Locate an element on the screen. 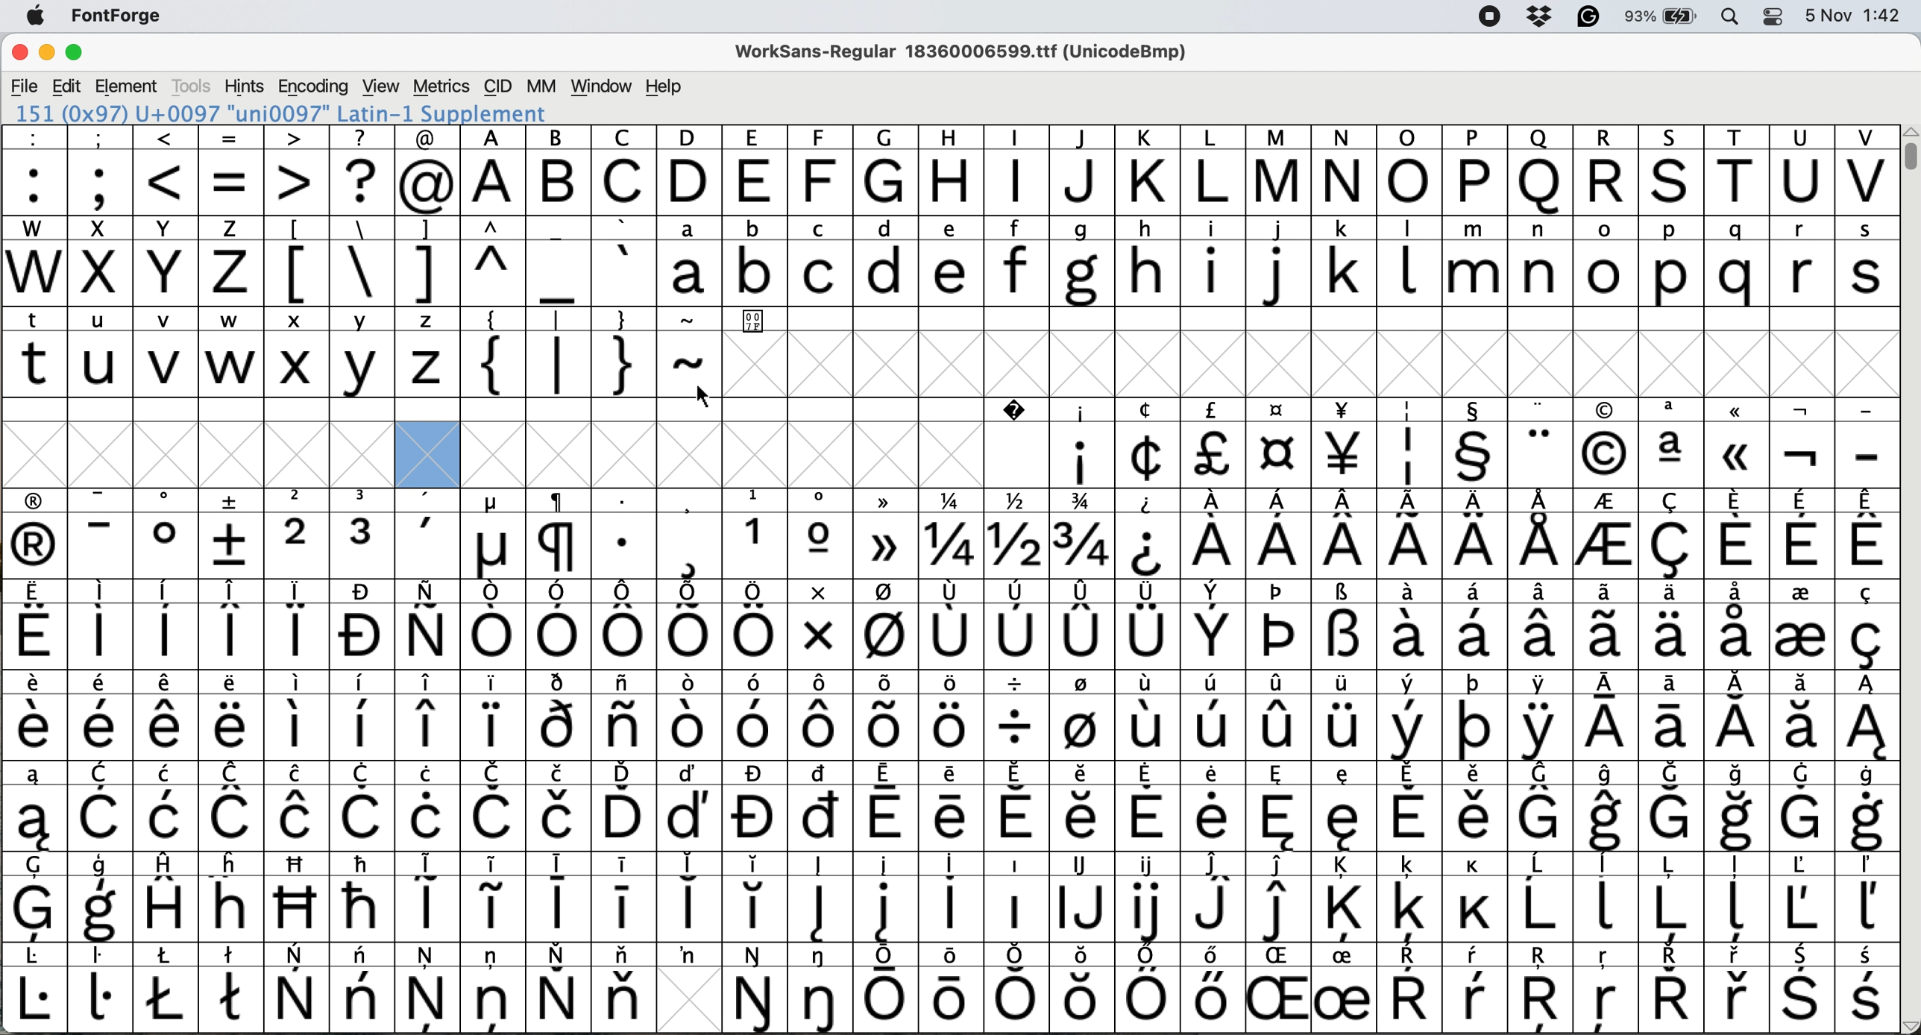  symbol is located at coordinates (885, 536).